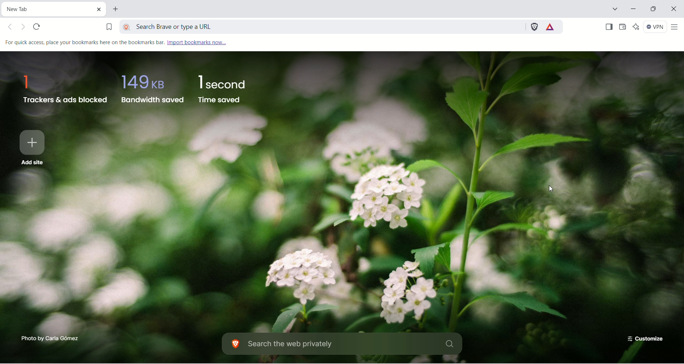 The height and width of the screenshot is (364, 684). I want to click on wallet, so click(624, 27).